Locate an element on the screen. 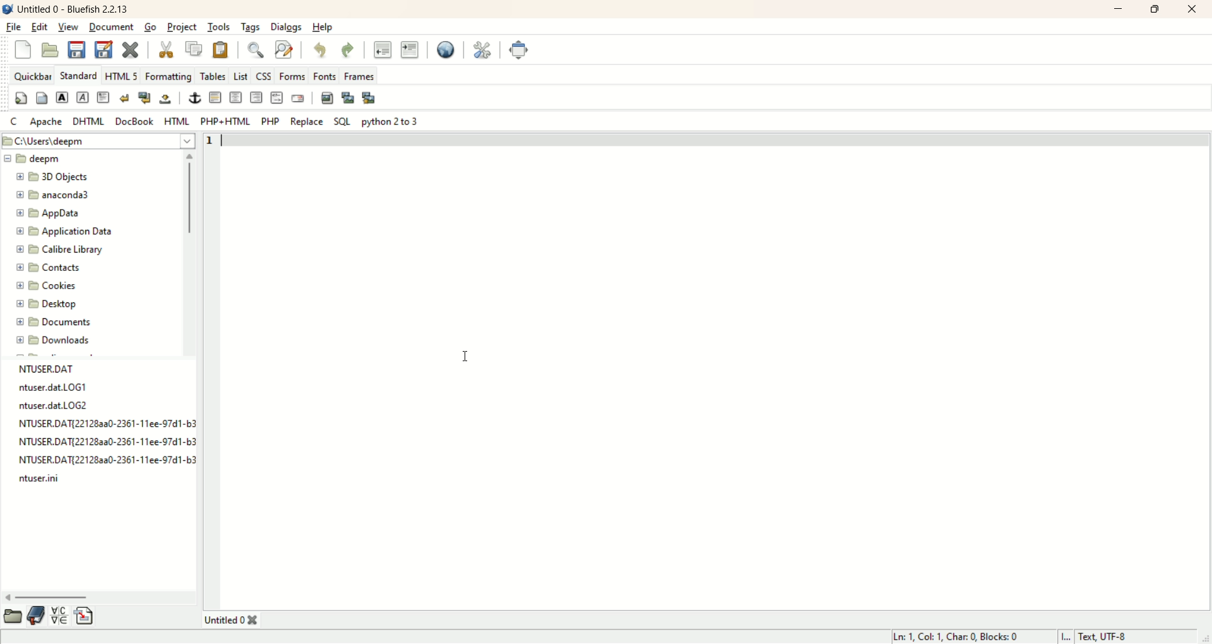 This screenshot has height=644, width=1212. desktop is located at coordinates (45, 307).